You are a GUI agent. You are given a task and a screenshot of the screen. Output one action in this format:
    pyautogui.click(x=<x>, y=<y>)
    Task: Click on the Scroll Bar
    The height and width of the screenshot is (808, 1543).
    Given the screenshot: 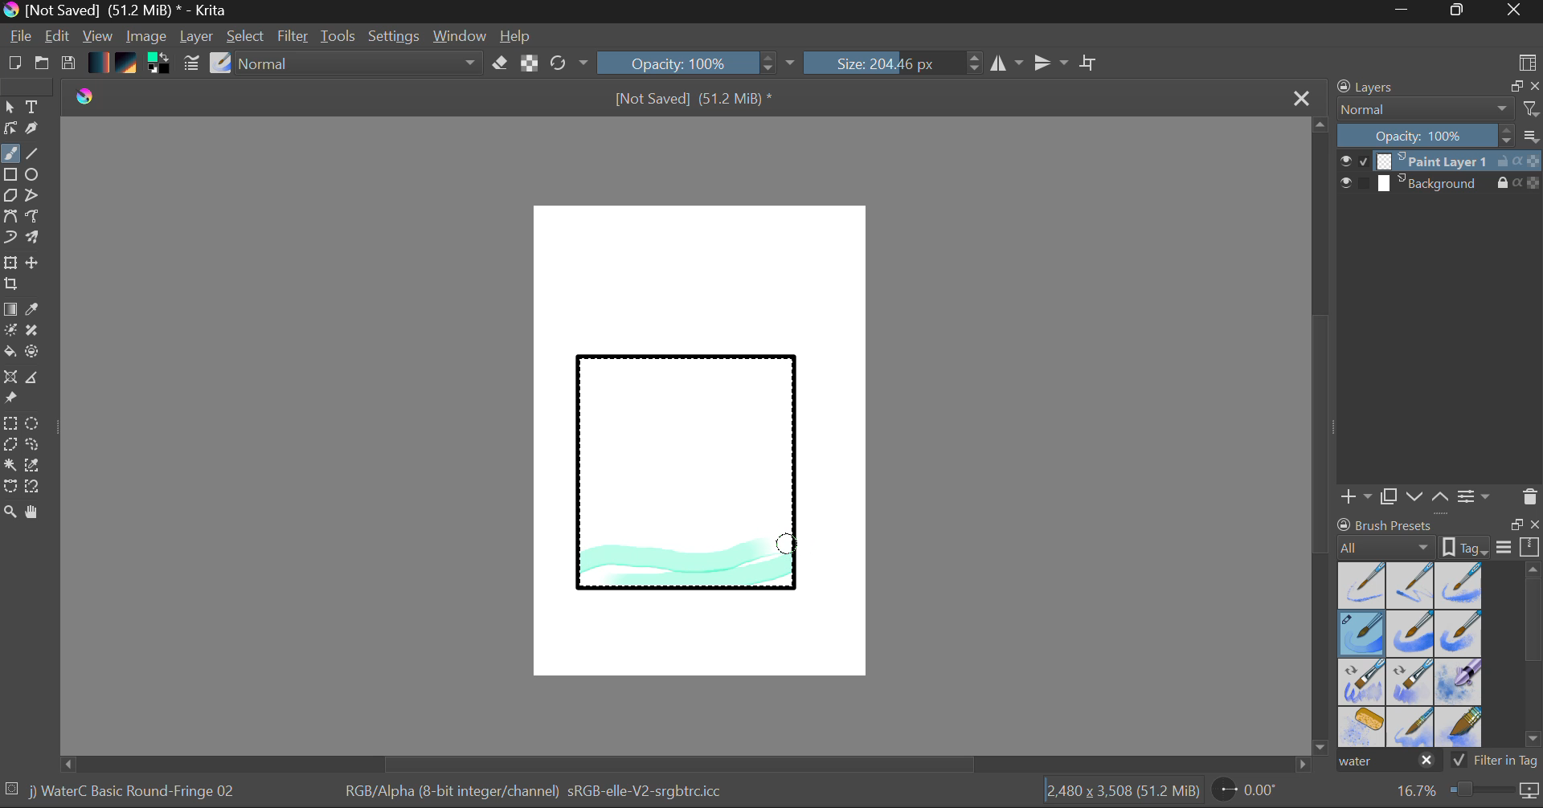 What is the action you would take?
    pyautogui.click(x=1321, y=438)
    